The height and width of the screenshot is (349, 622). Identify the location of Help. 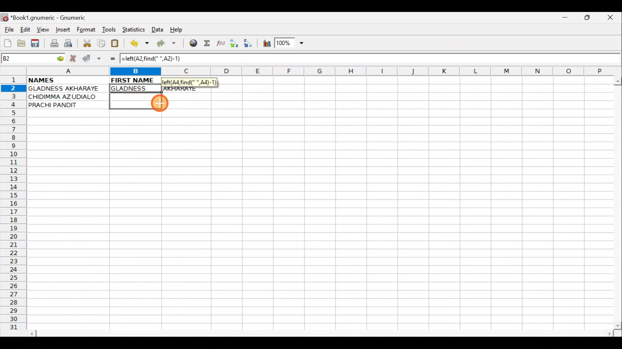
(177, 30).